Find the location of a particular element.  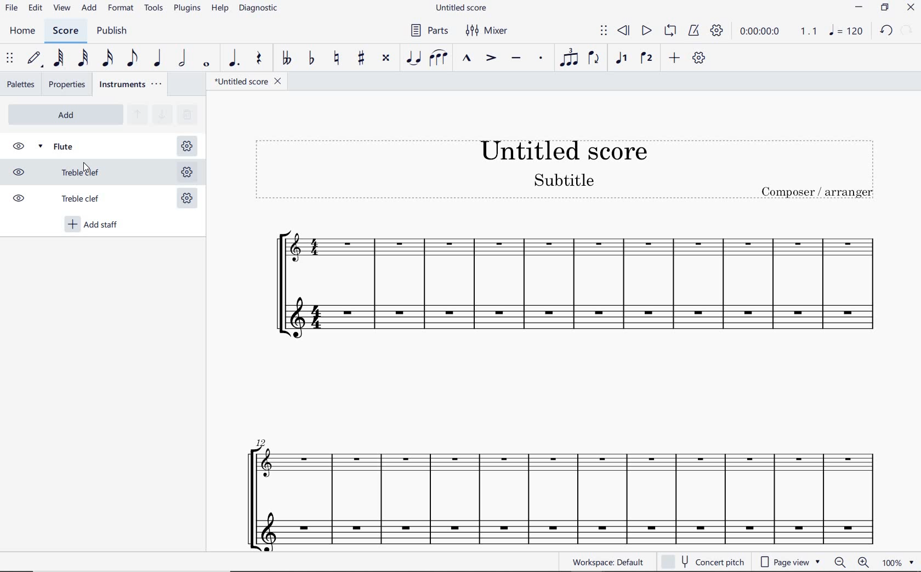

undo is located at coordinates (887, 31).